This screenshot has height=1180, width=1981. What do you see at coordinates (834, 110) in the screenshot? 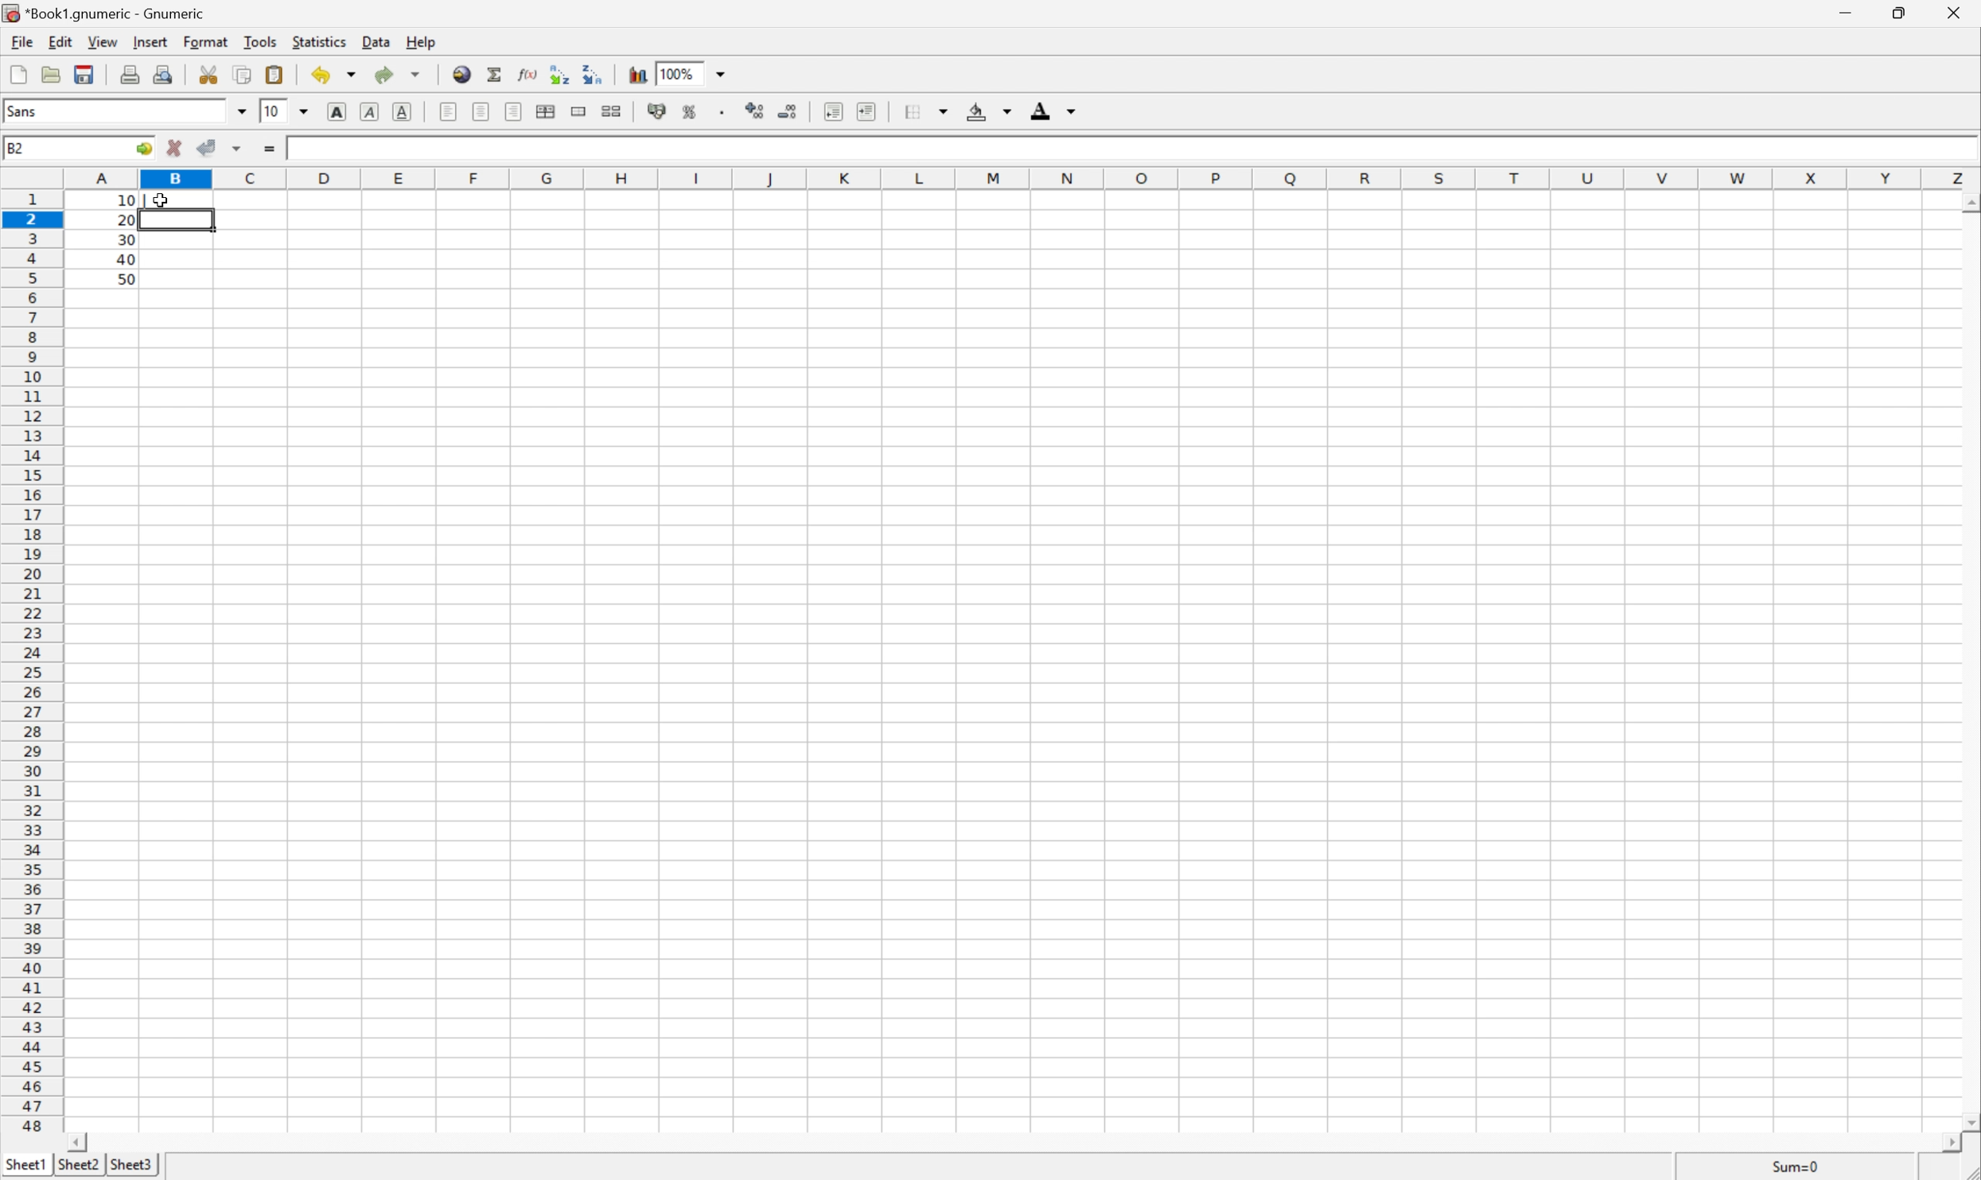
I see `Decrease indent, and align the contents to the left` at bounding box center [834, 110].